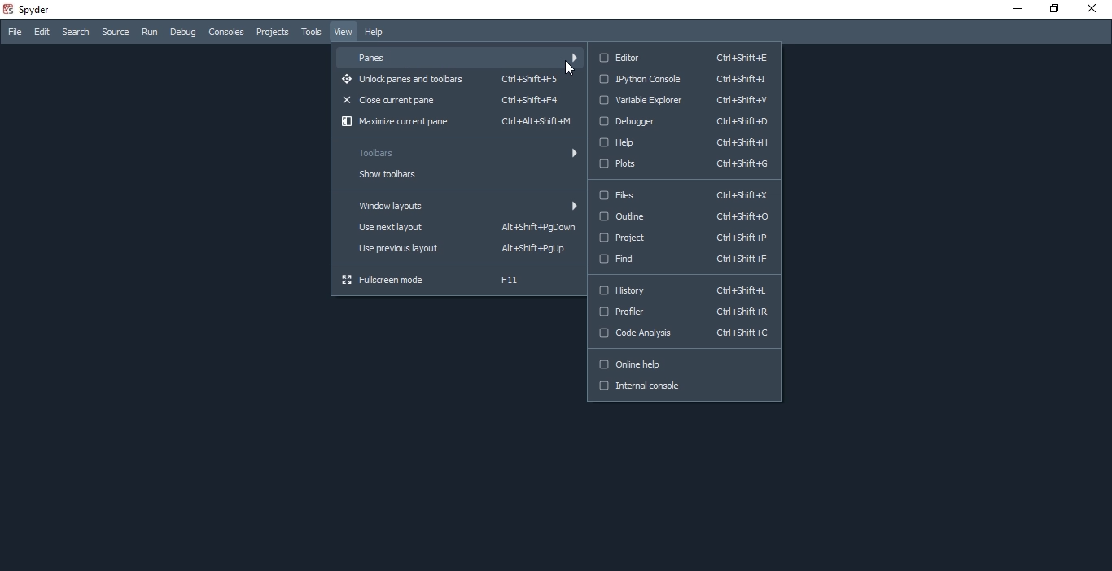 The height and width of the screenshot is (571, 1112). What do you see at coordinates (182, 33) in the screenshot?
I see `Debug` at bounding box center [182, 33].